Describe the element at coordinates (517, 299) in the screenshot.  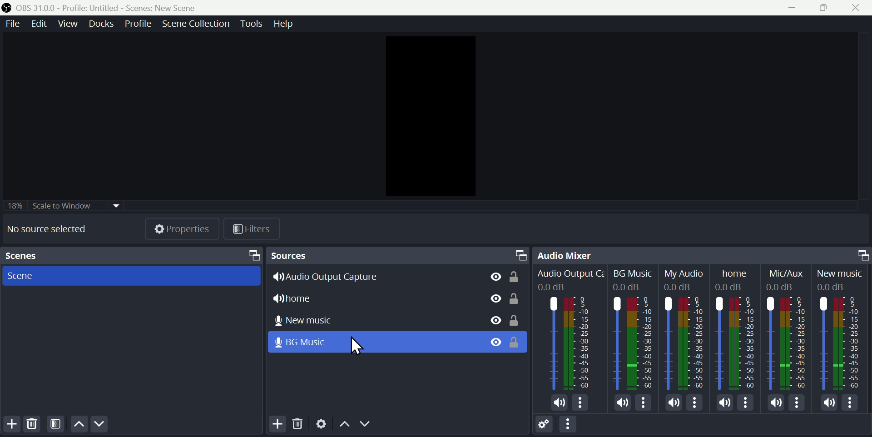
I see `lock/unlock` at that location.